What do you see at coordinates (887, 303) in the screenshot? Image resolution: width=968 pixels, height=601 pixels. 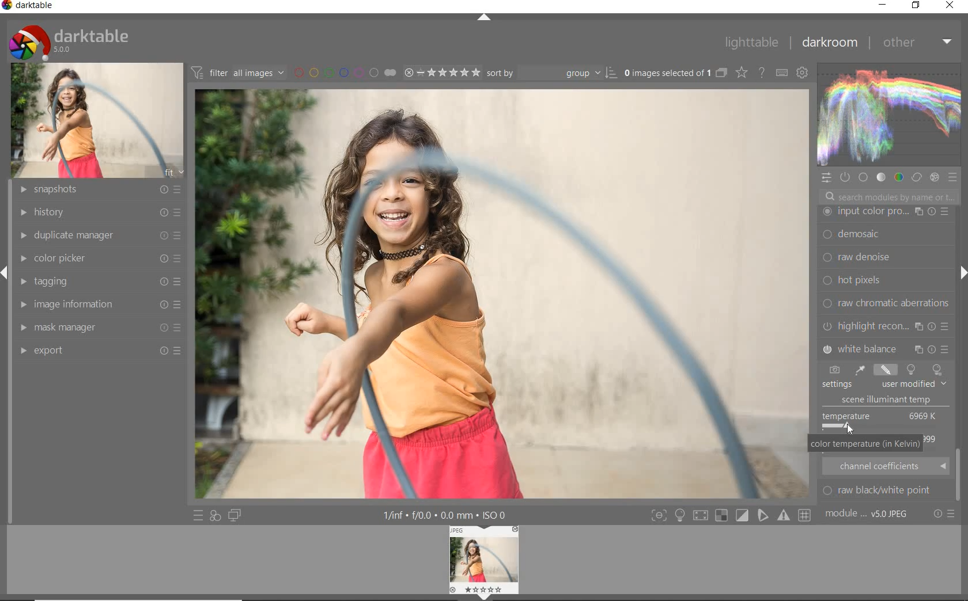 I see `color reconstruction` at bounding box center [887, 303].